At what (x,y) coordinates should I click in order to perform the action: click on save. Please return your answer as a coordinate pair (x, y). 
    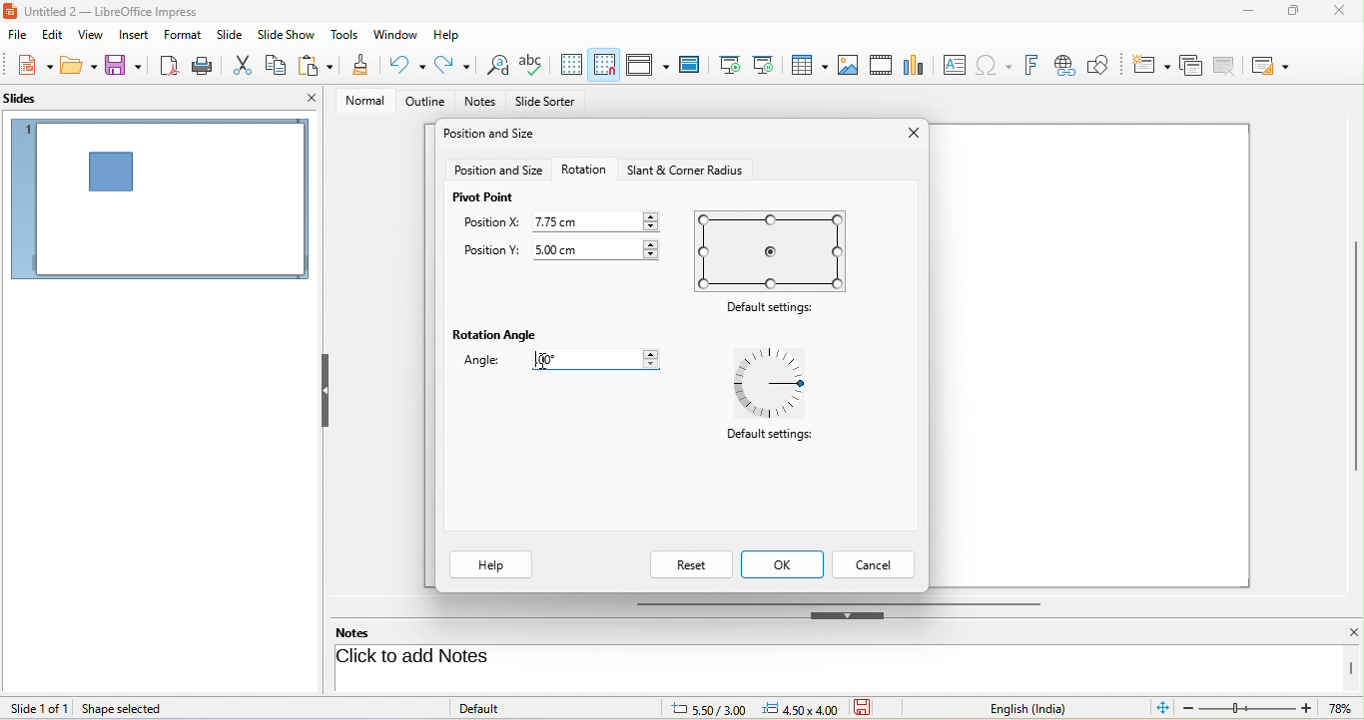
    Looking at the image, I should click on (125, 66).